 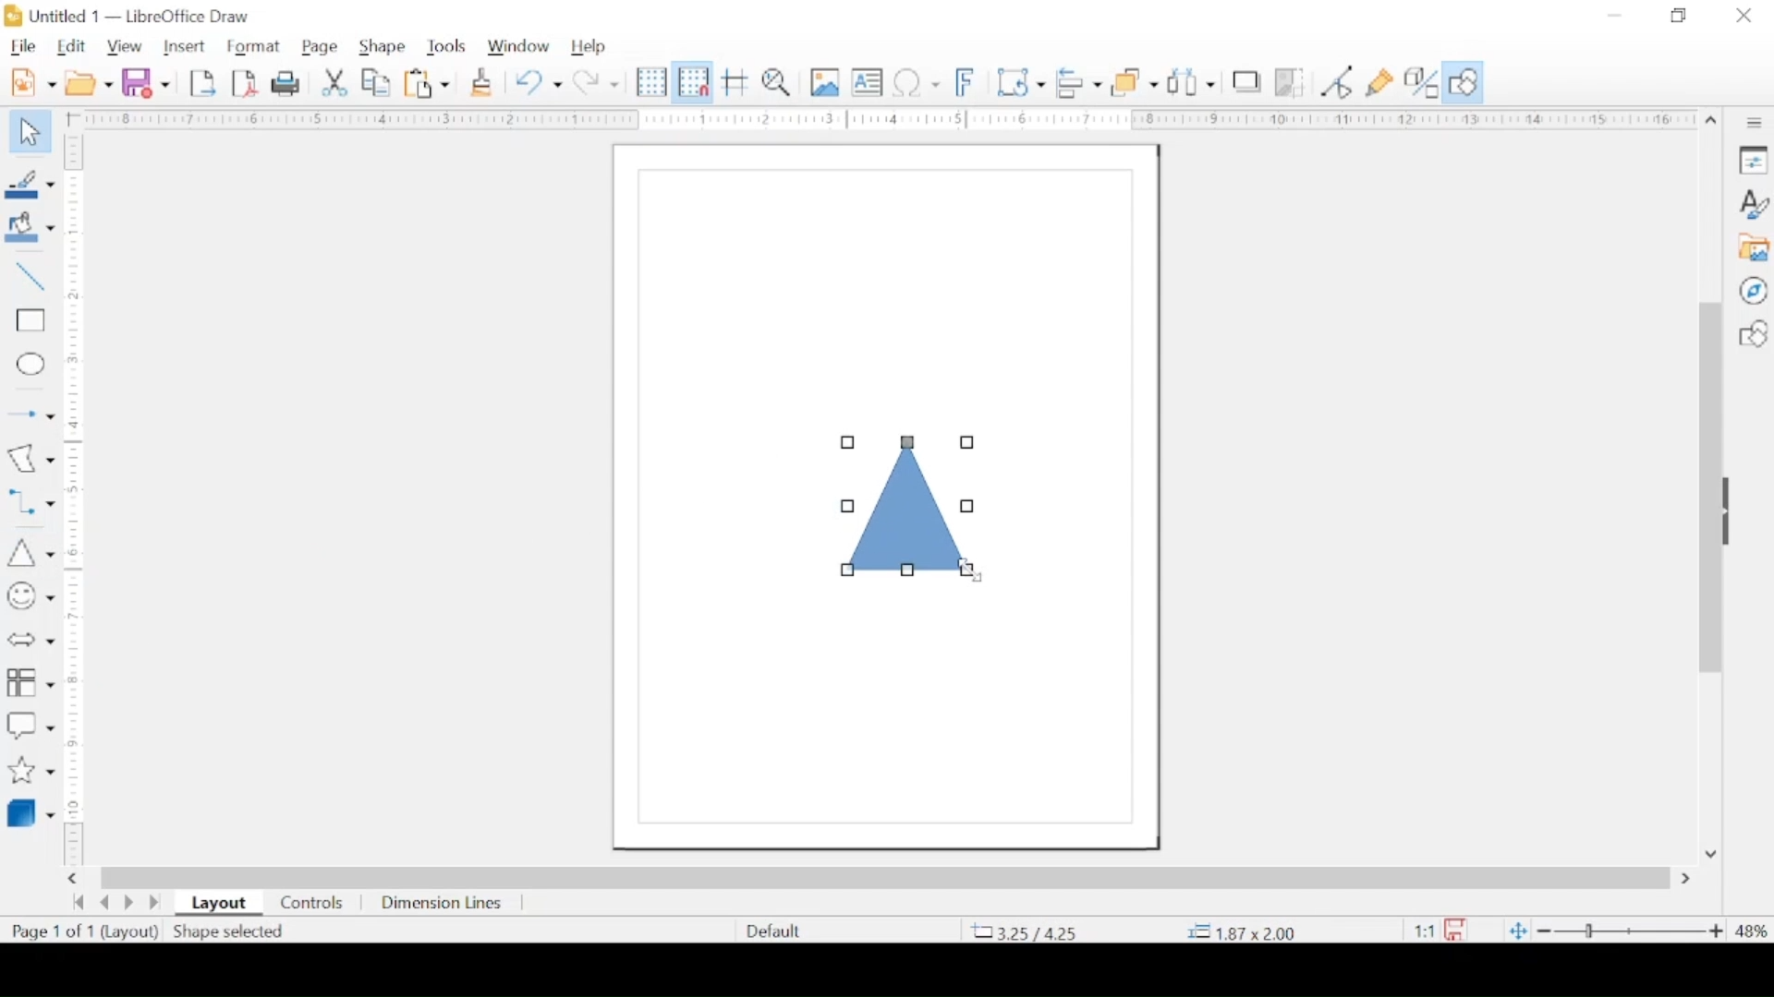 What do you see at coordinates (518, 44) in the screenshot?
I see `window` at bounding box center [518, 44].